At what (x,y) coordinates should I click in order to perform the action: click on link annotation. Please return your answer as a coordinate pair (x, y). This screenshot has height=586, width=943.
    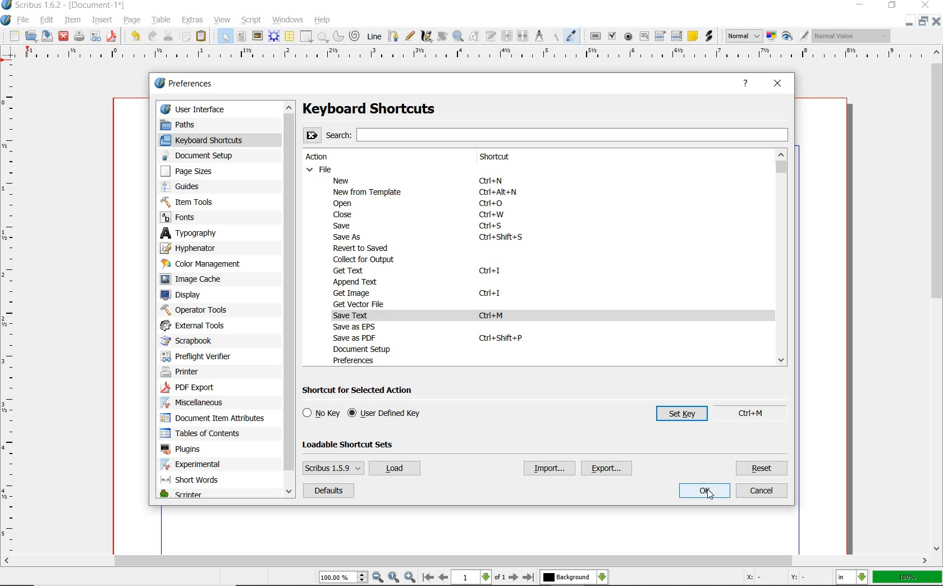
    Looking at the image, I should click on (709, 35).